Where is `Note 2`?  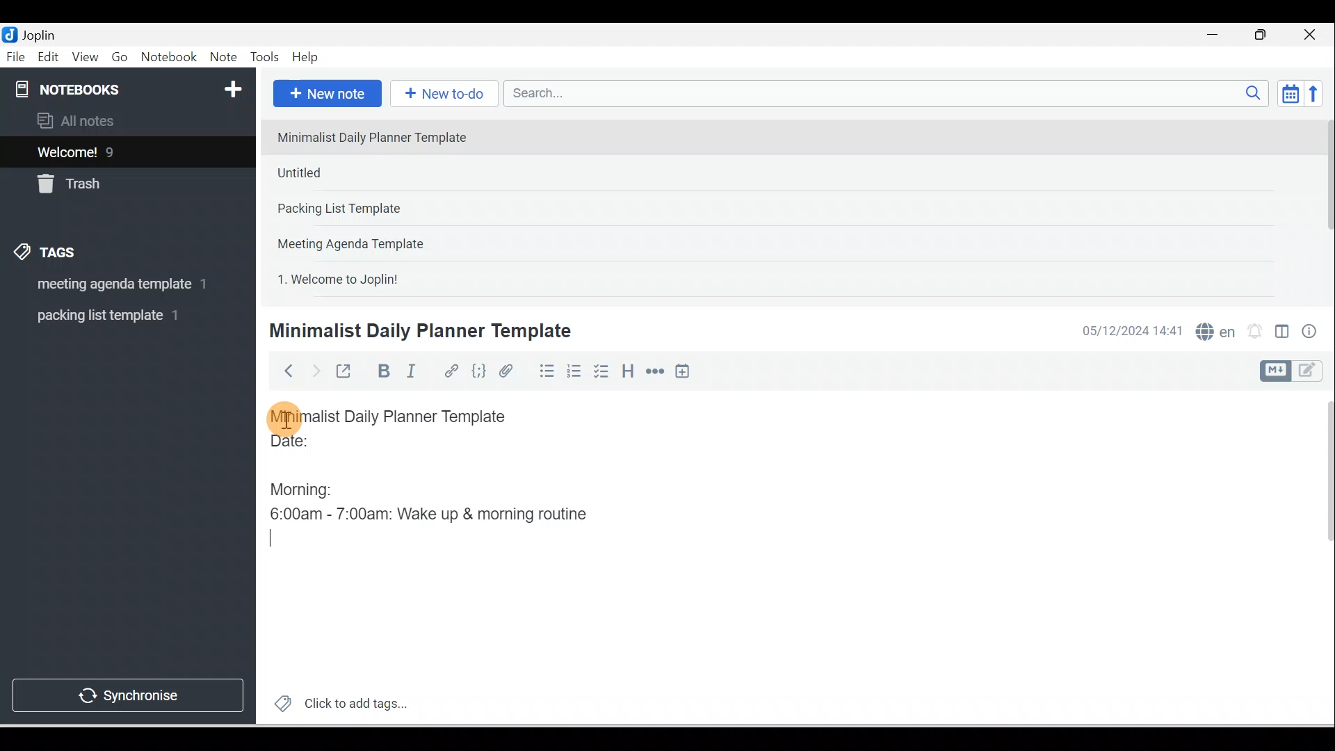 Note 2 is located at coordinates (368, 172).